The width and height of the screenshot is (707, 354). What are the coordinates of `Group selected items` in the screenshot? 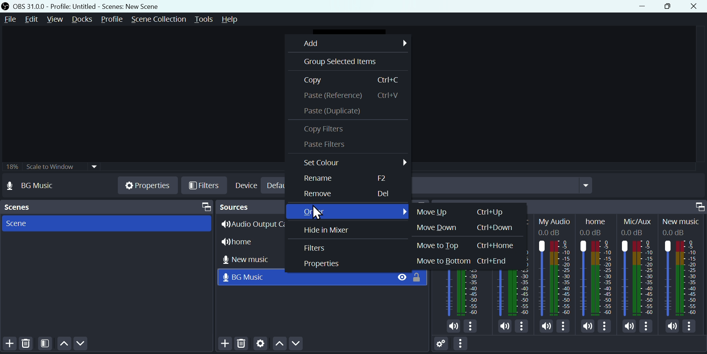 It's located at (336, 61).